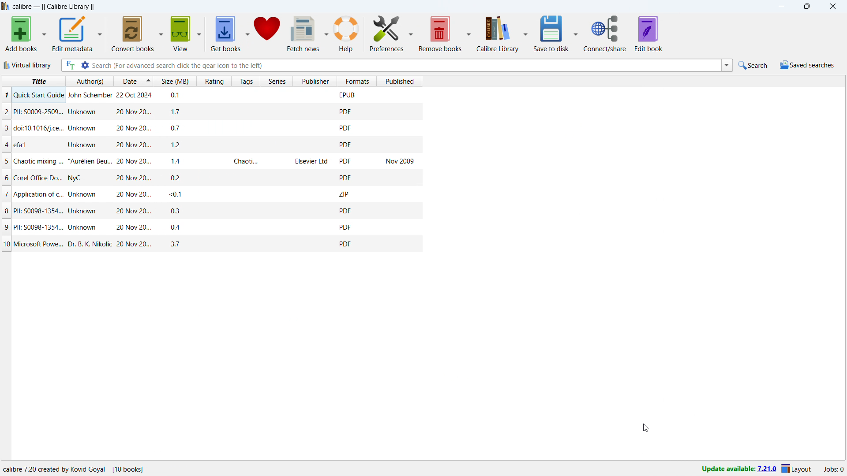 The image size is (847, 476). I want to click on calibre library options, so click(525, 32).